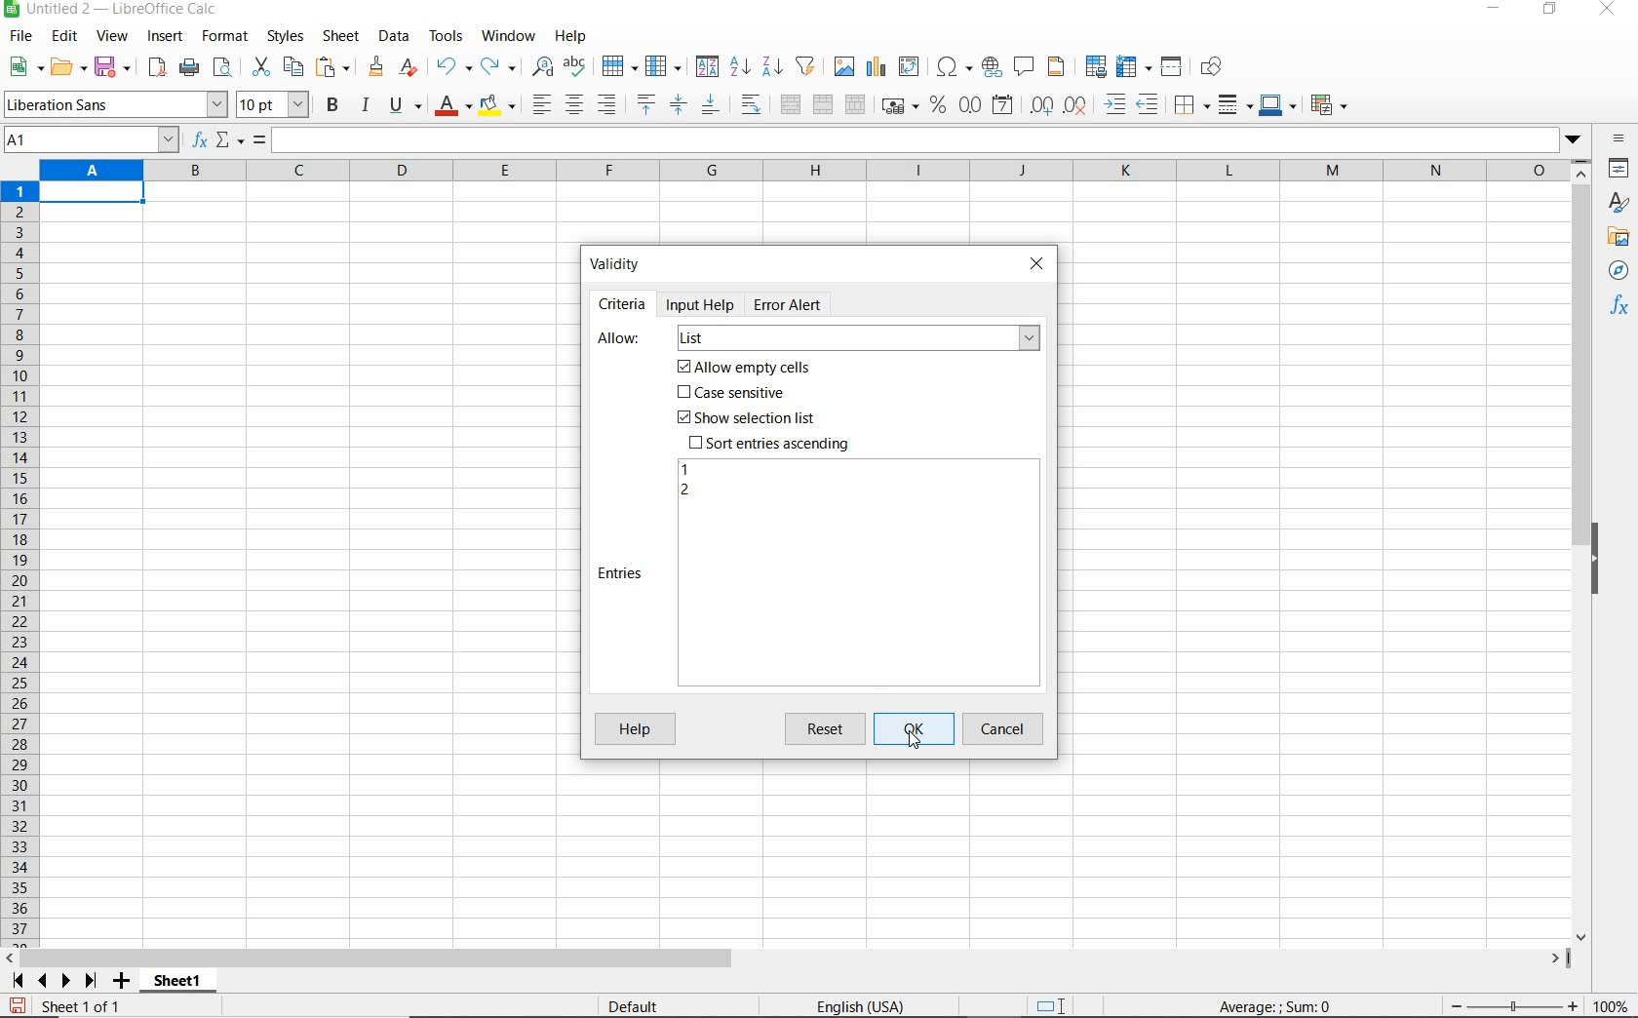 This screenshot has width=1638, height=1018. What do you see at coordinates (574, 105) in the screenshot?
I see `align center` at bounding box center [574, 105].